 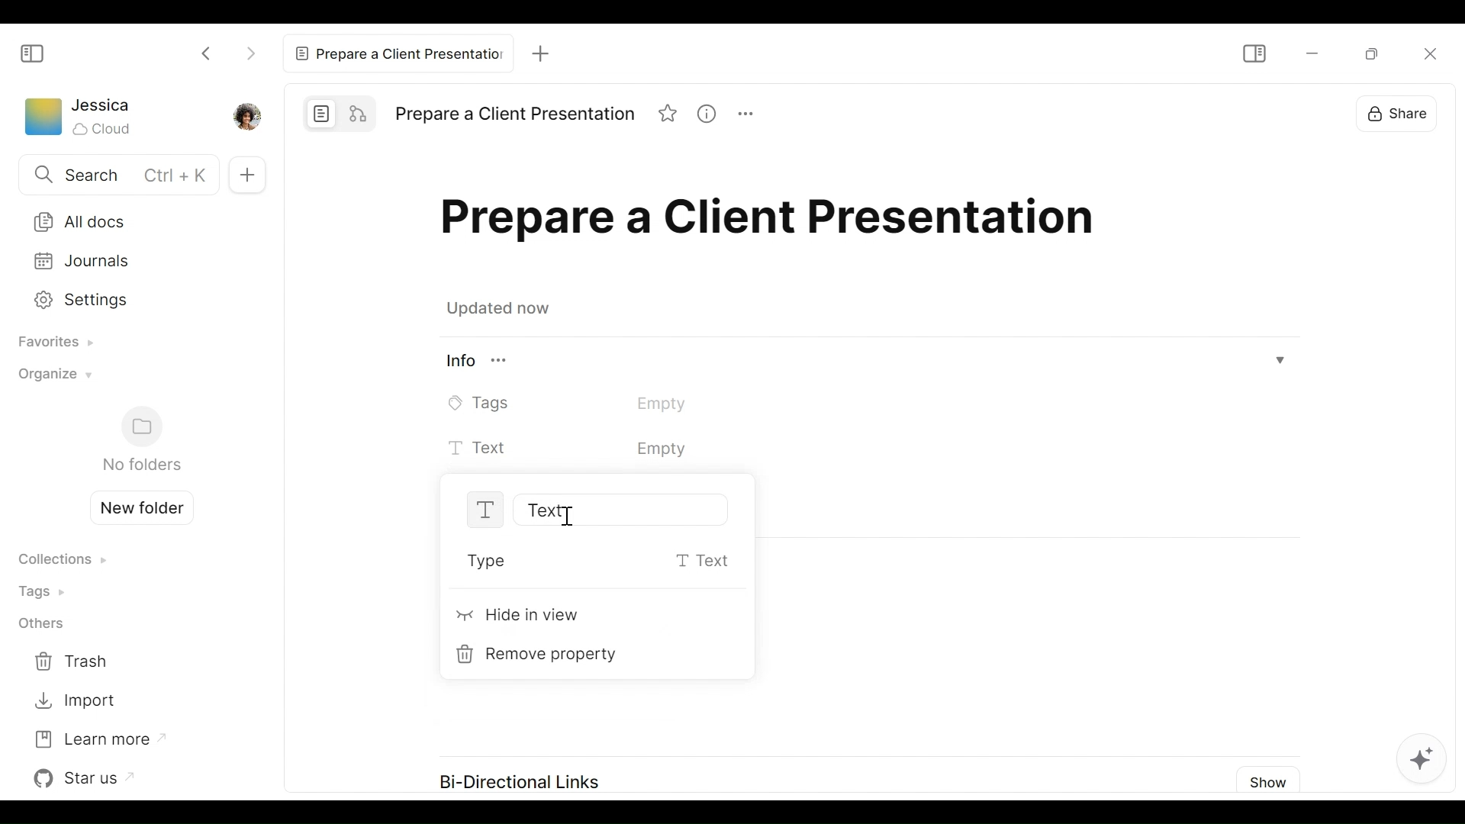 I want to click on Favorites, so click(x=50, y=343).